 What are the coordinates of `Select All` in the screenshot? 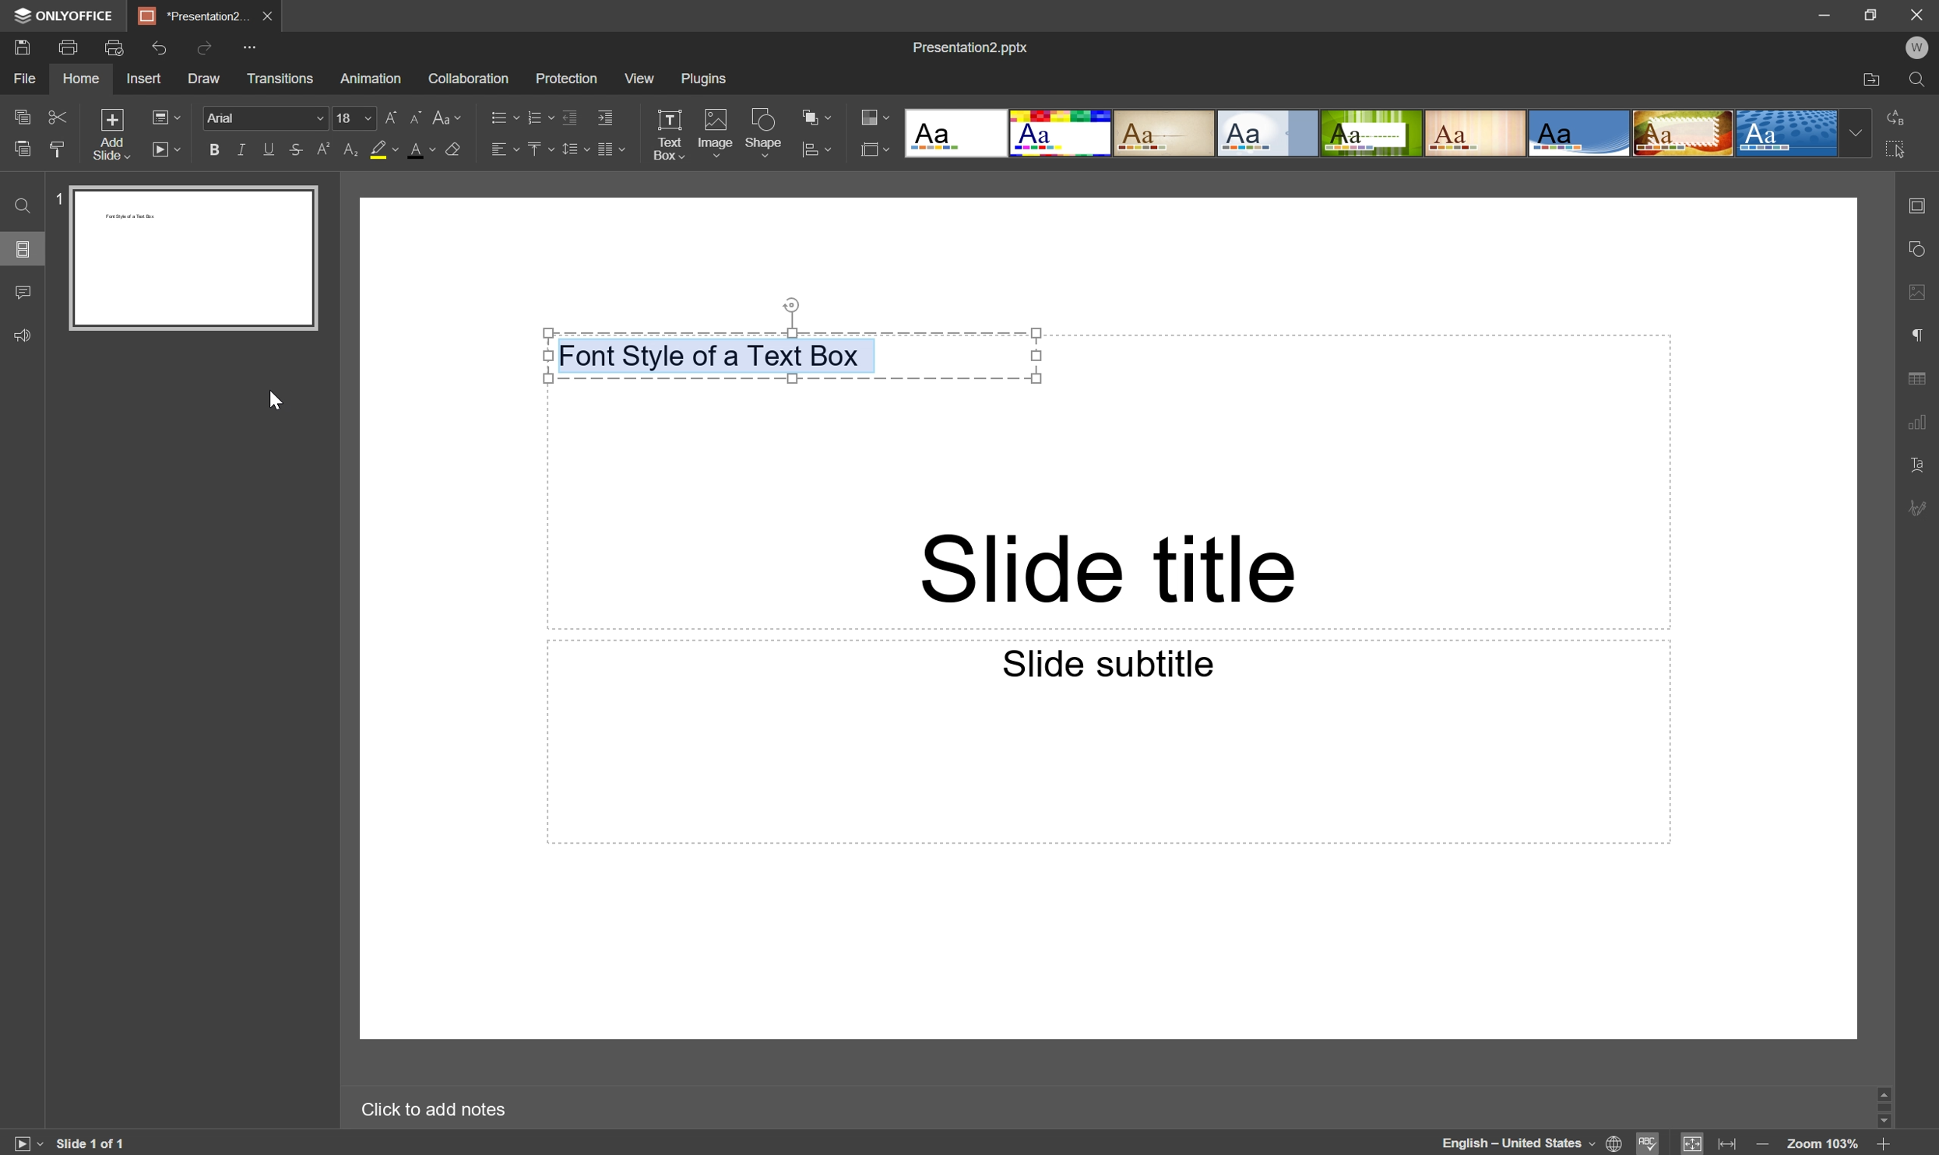 It's located at (1895, 149).